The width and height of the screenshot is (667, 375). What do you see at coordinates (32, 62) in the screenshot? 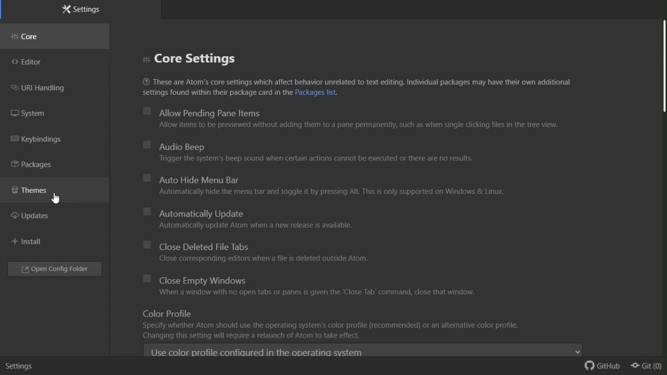
I see `editor` at bounding box center [32, 62].